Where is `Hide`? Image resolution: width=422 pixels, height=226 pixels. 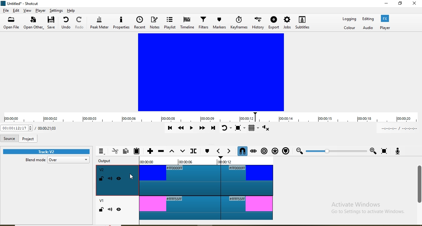 Hide is located at coordinates (119, 210).